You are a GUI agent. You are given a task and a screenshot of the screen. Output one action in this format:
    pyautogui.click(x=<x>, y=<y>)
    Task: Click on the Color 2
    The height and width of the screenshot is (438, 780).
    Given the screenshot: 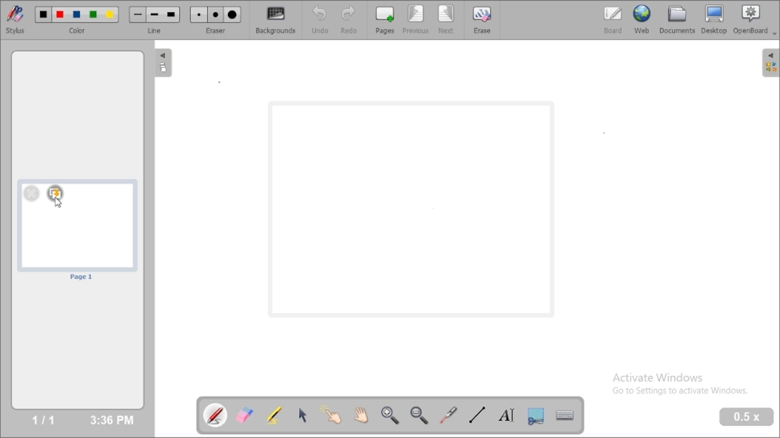 What is the action you would take?
    pyautogui.click(x=60, y=15)
    